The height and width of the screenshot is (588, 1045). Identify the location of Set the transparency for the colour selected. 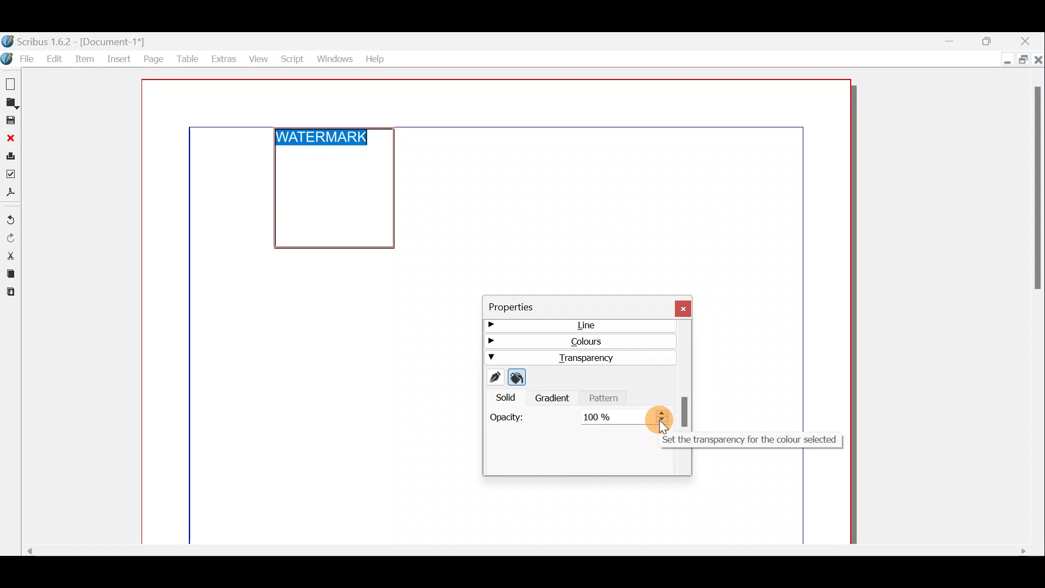
(665, 416).